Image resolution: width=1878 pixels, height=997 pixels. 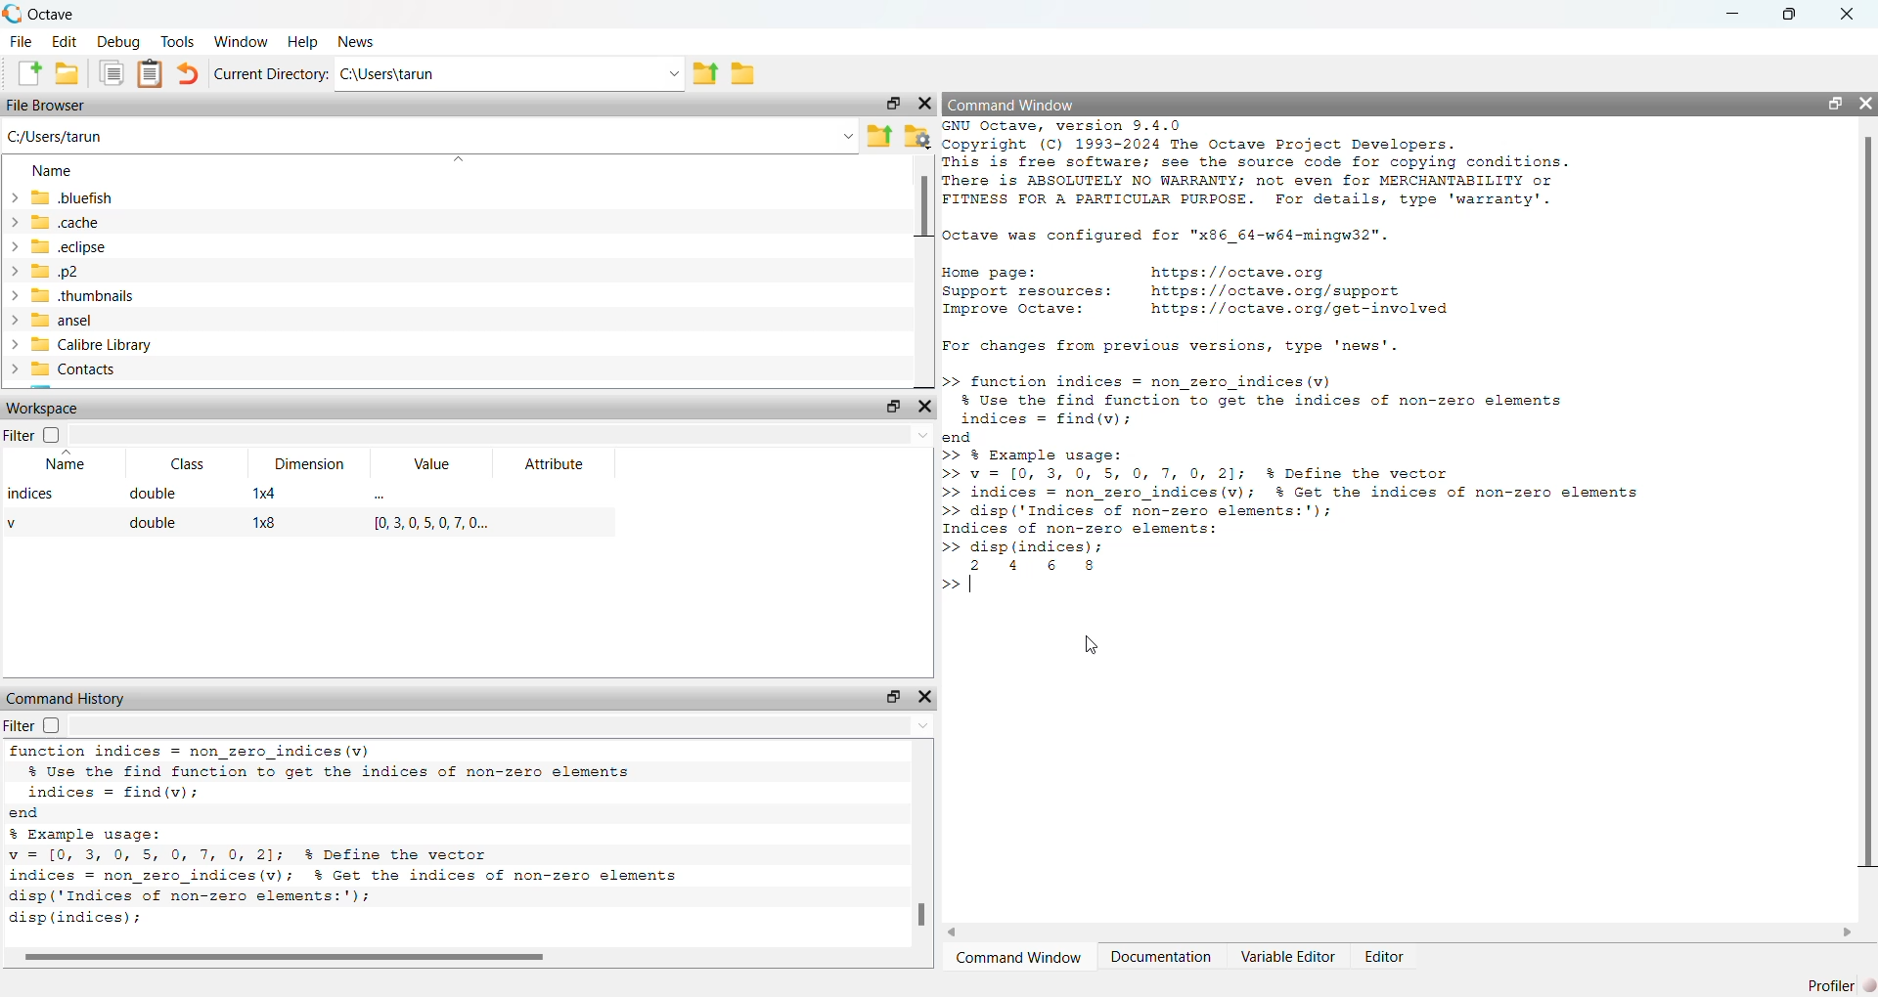 What do you see at coordinates (1161, 963) in the screenshot?
I see `Documentation` at bounding box center [1161, 963].